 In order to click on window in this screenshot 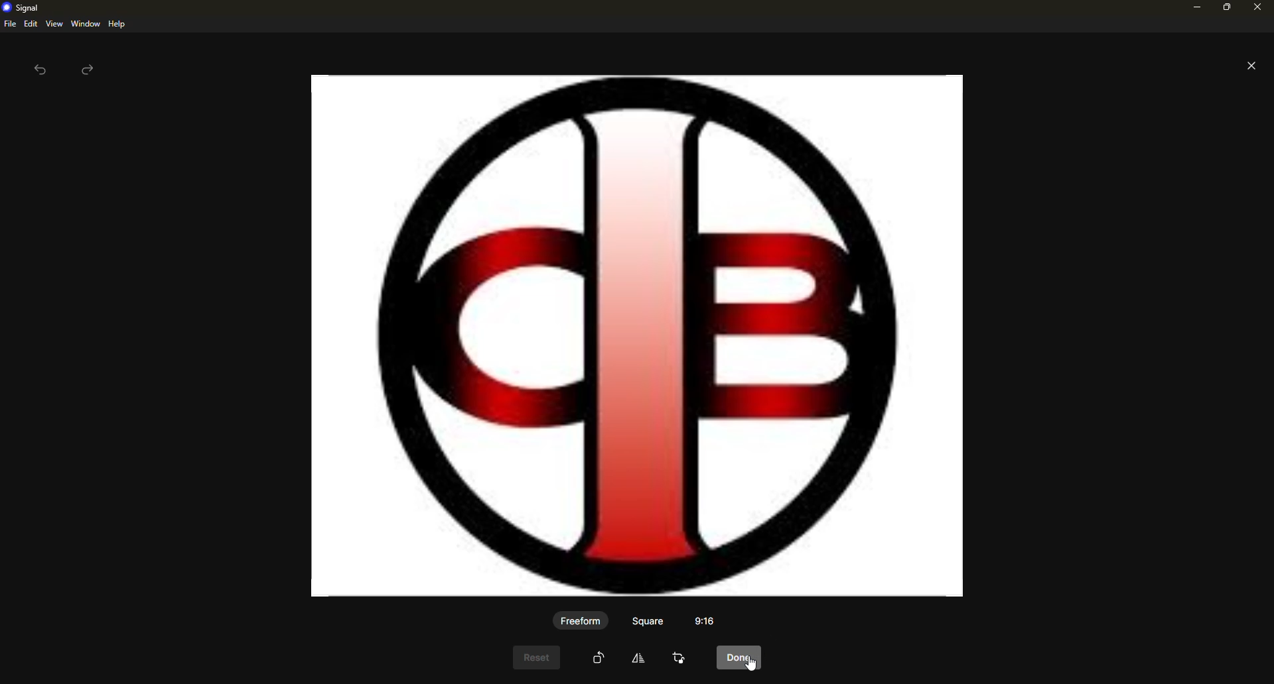, I will do `click(86, 24)`.